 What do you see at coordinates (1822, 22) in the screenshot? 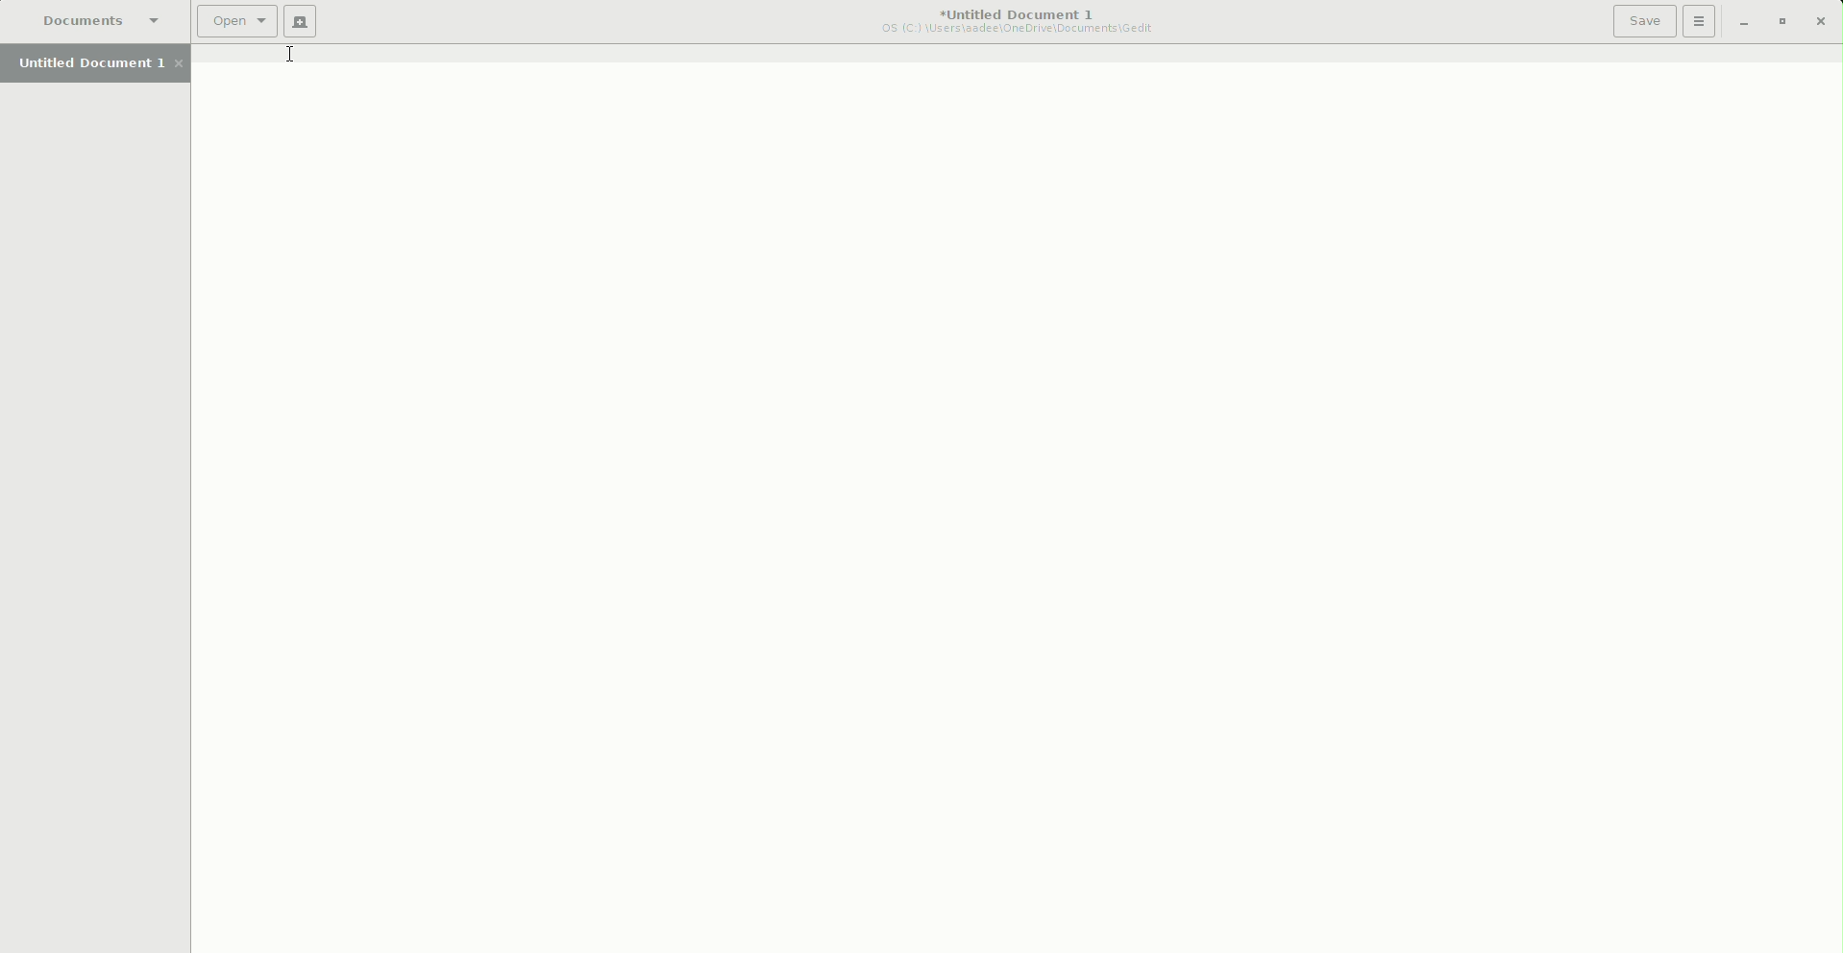
I see `Close` at bounding box center [1822, 22].